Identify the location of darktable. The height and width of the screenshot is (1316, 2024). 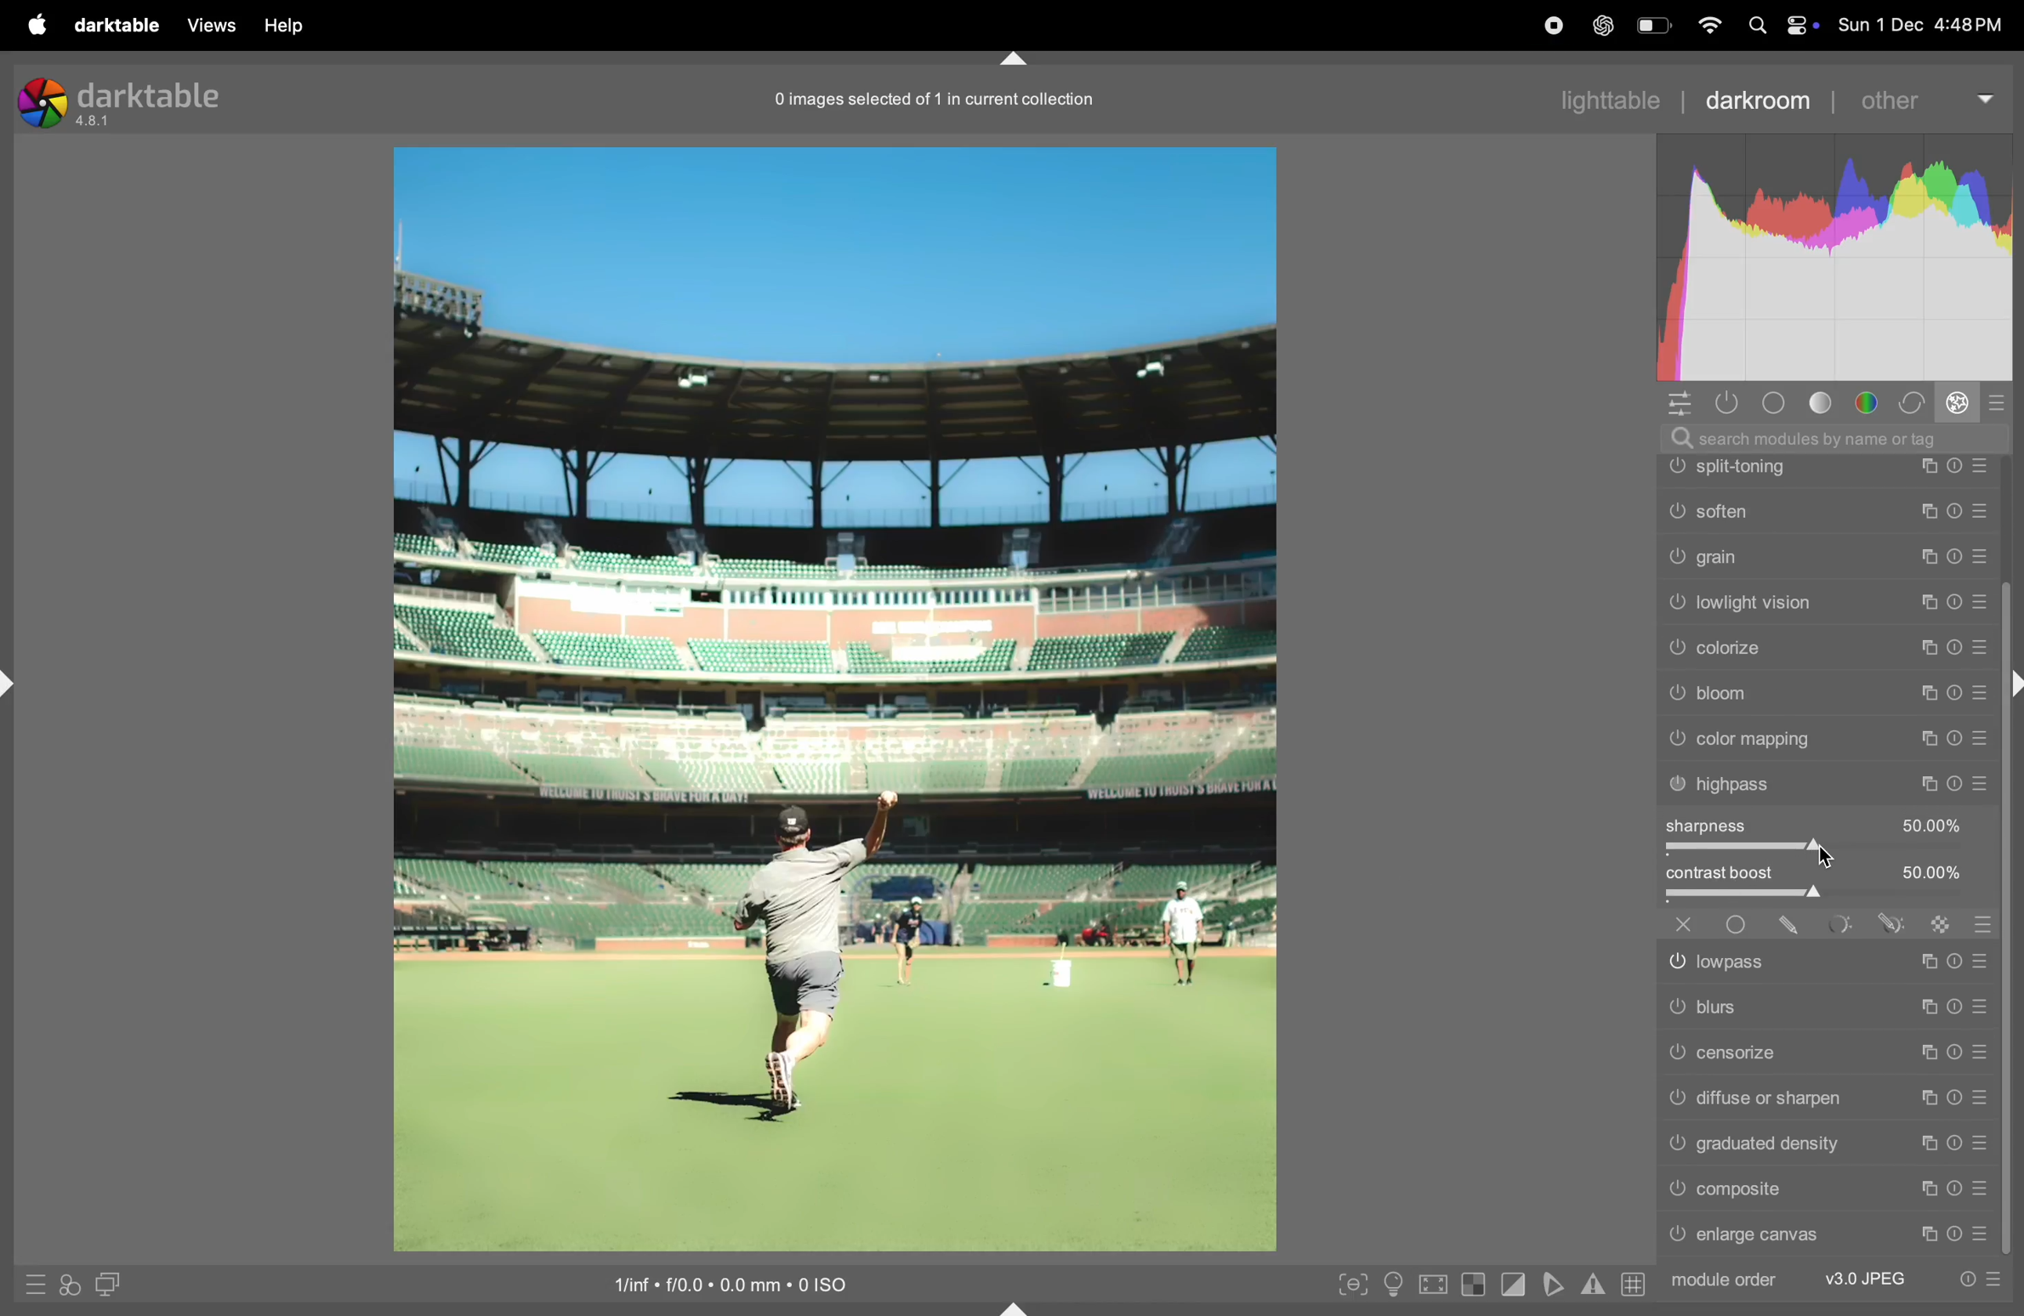
(117, 25).